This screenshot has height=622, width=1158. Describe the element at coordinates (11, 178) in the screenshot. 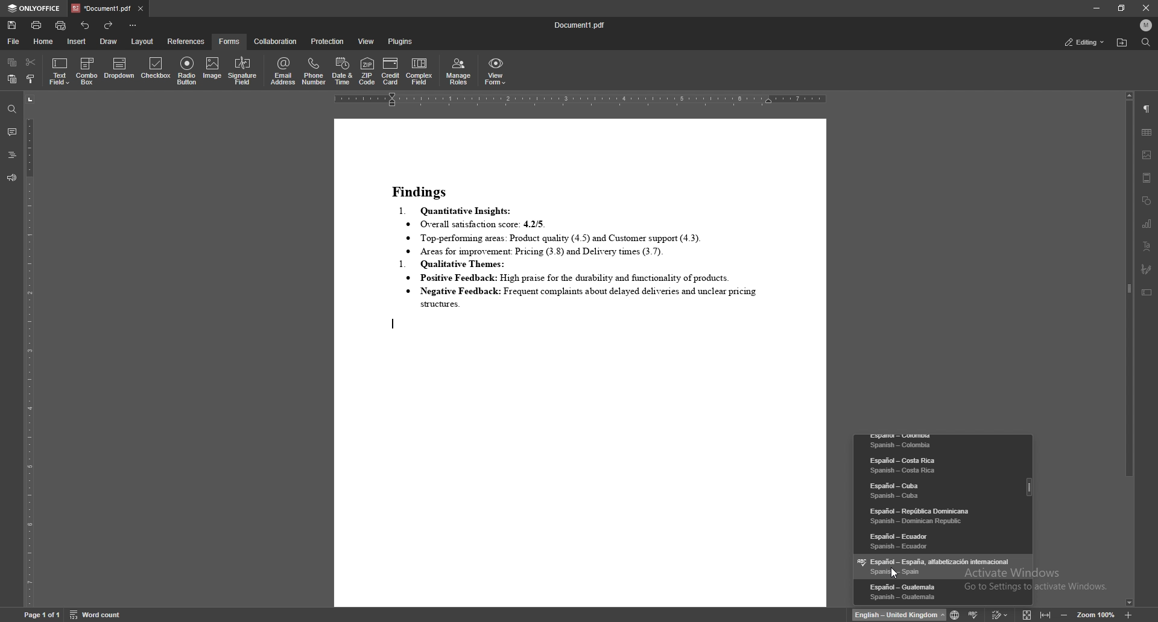

I see `feedback` at that location.